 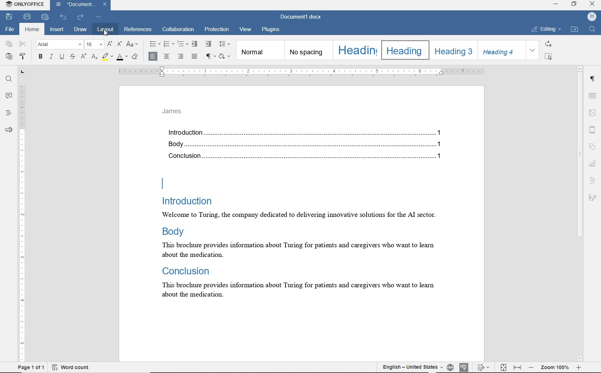 I want to click on scrollbar, so click(x=580, y=214).